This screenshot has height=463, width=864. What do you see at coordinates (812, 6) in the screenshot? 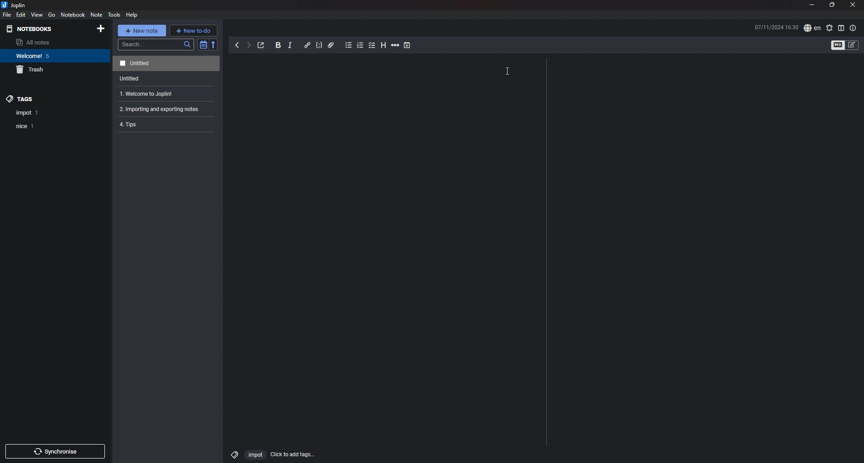
I see `minimize` at bounding box center [812, 6].